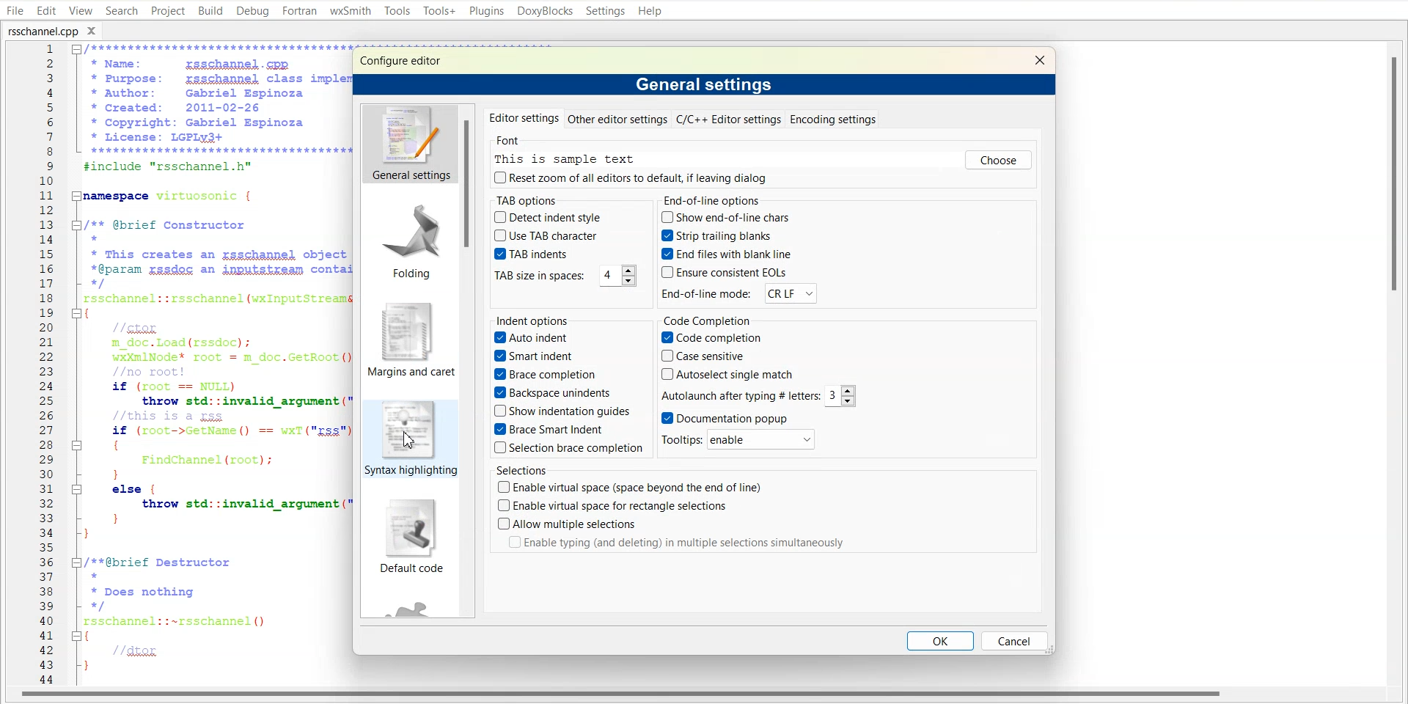 This screenshot has height=704, width=1408. I want to click on show end-of-line charts, so click(727, 216).